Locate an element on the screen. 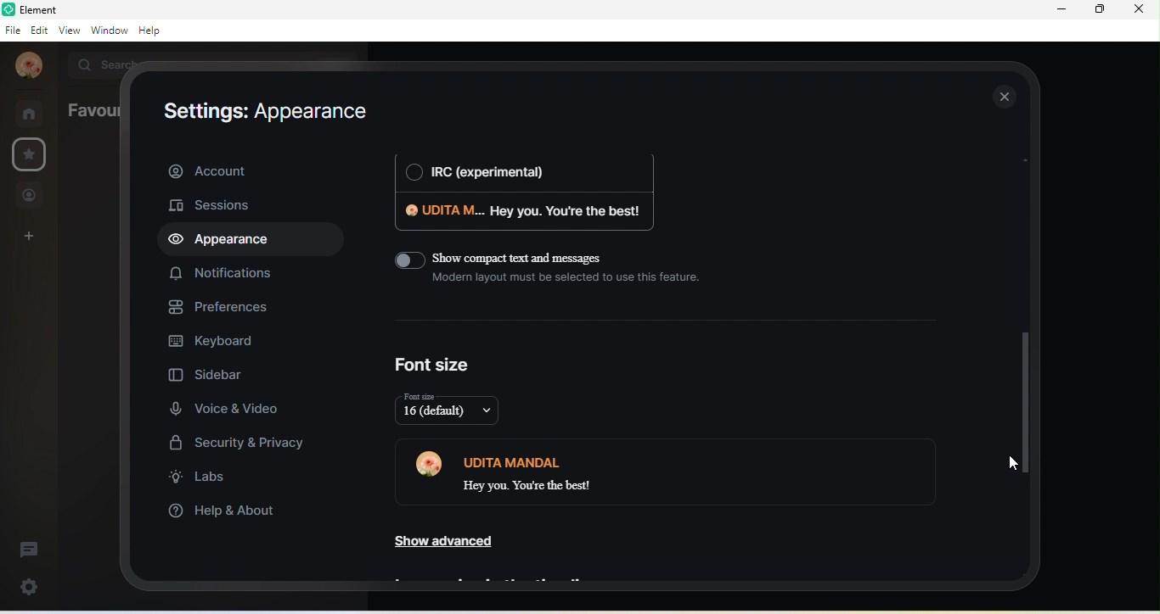  help and about is located at coordinates (222, 513).